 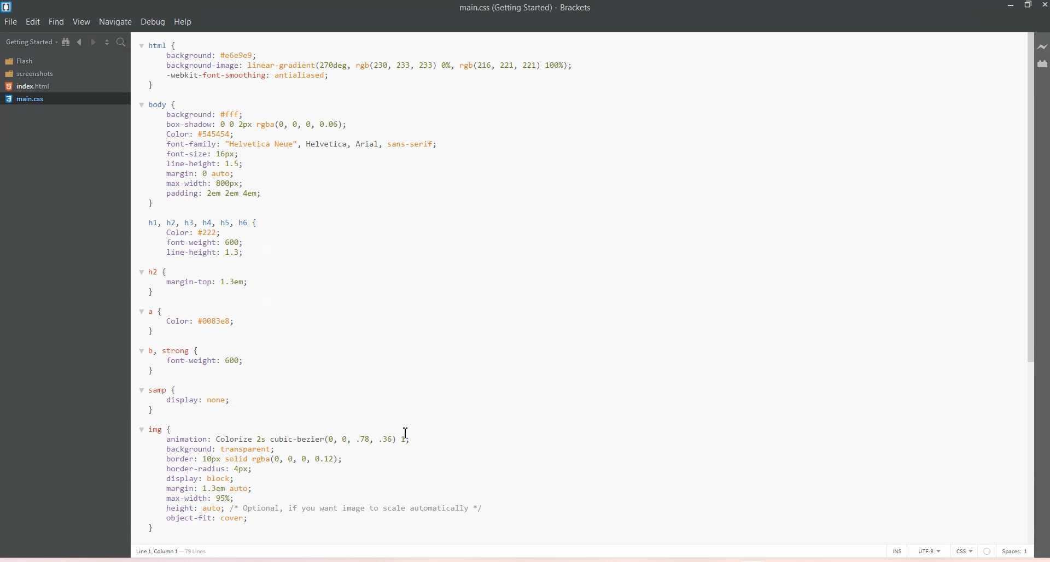 What do you see at coordinates (31, 42) in the screenshot?
I see `Getting Started` at bounding box center [31, 42].